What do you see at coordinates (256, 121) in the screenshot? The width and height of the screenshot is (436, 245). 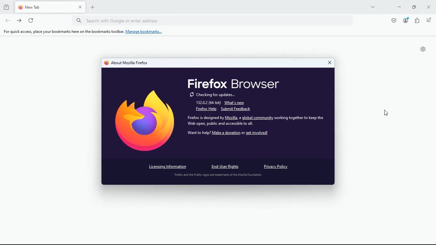 I see `Firefox is designed by Mozilla, a global community working together to keep the
Wel phe bic oad socal th i` at bounding box center [256, 121].